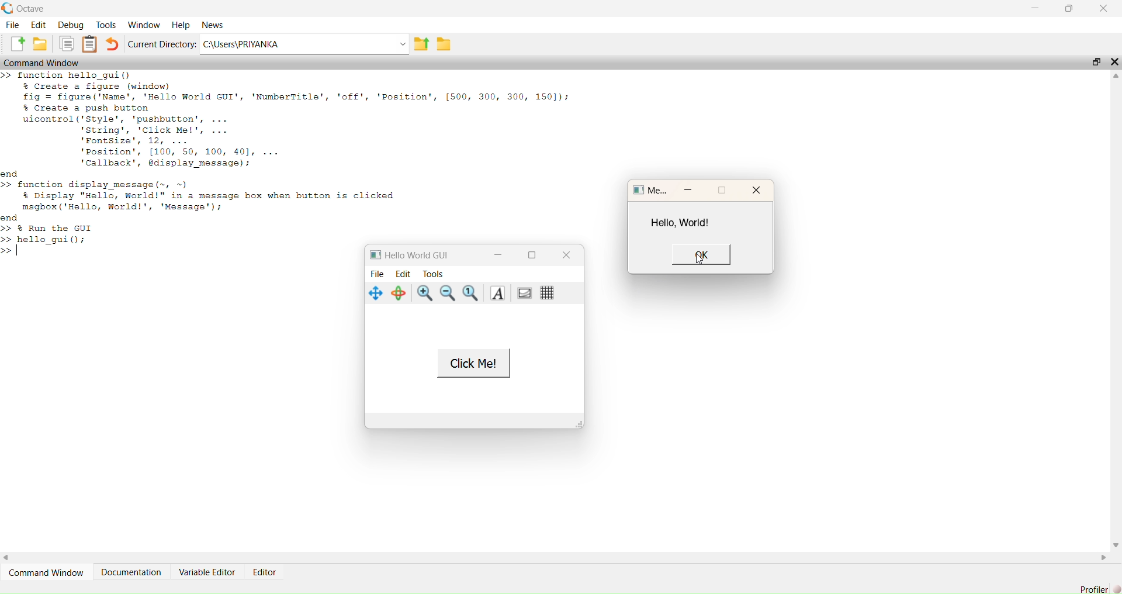 Image resolution: width=1122 pixels, height=594 pixels. I want to click on maximise, so click(1071, 10).